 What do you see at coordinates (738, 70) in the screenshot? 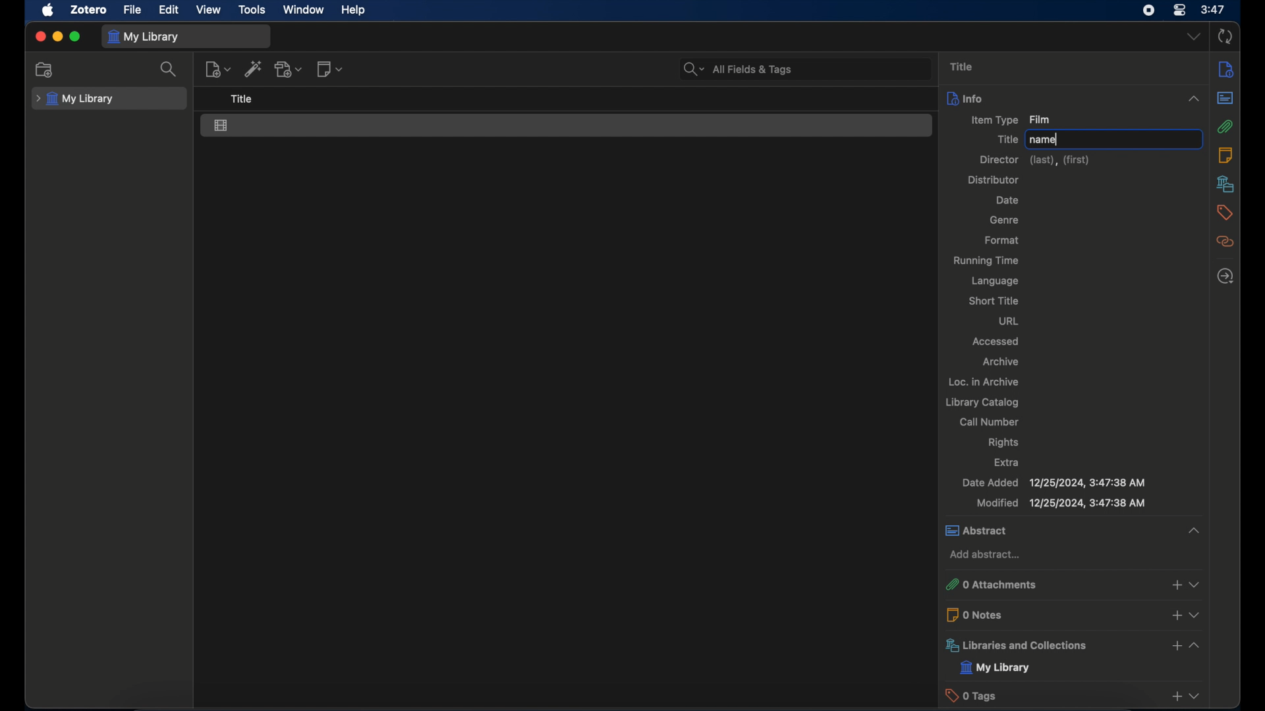
I see `search bar` at bounding box center [738, 70].